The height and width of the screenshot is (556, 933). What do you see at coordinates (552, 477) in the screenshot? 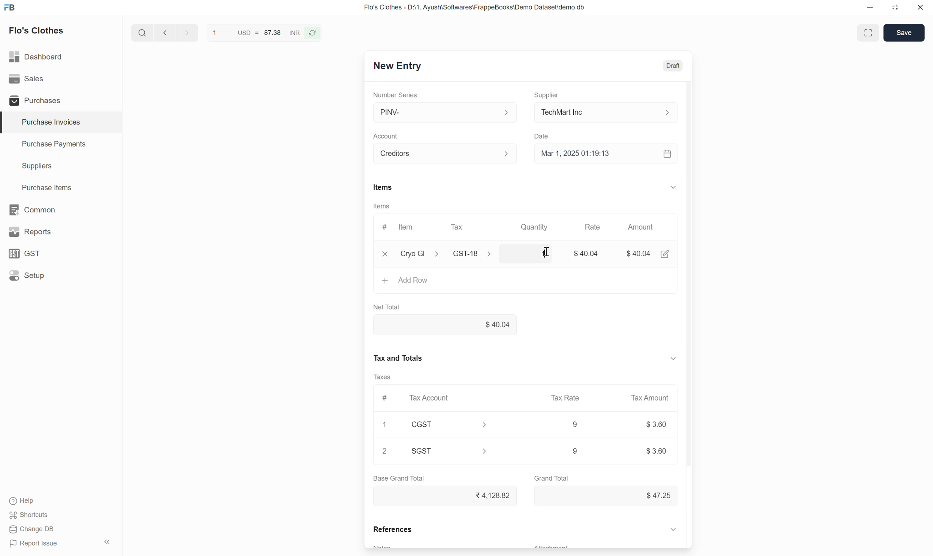
I see `Grand Total` at bounding box center [552, 477].